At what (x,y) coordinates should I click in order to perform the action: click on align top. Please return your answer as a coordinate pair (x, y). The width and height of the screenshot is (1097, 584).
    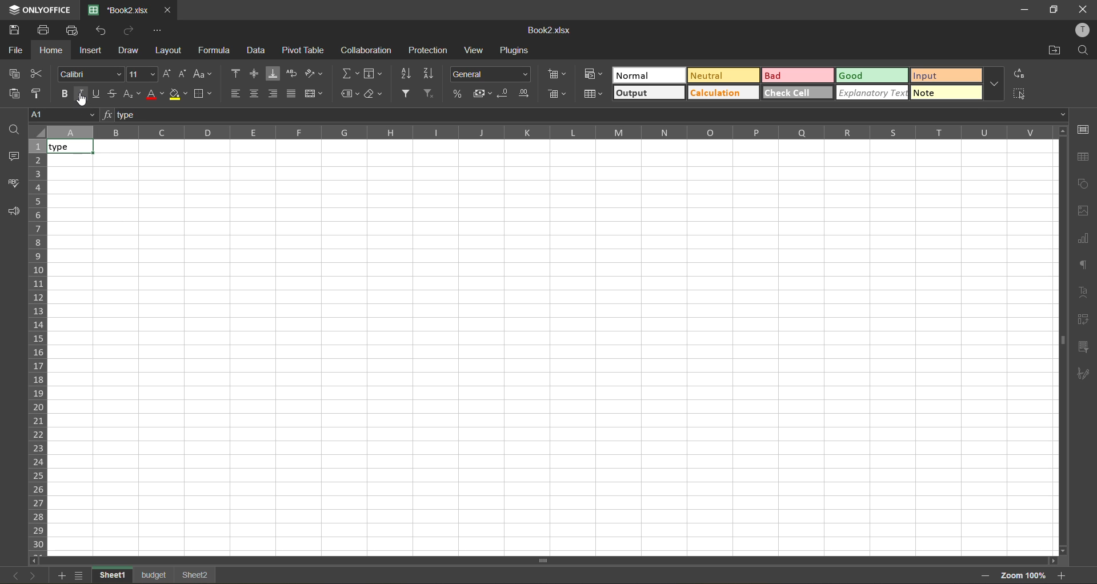
    Looking at the image, I should click on (237, 73).